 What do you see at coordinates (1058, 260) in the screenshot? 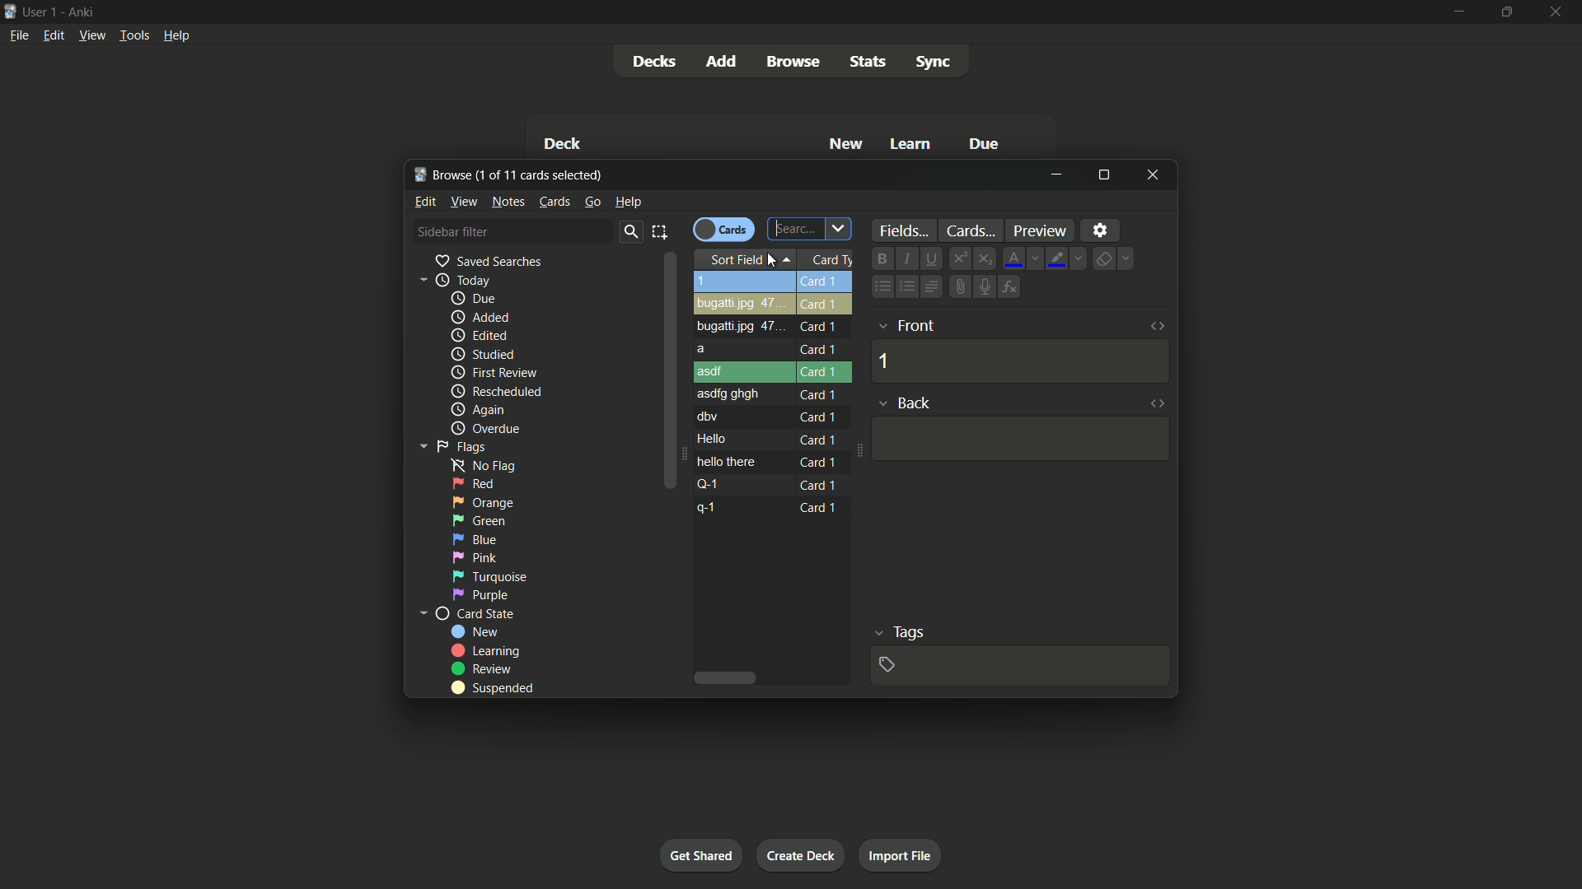
I see `text highlight` at bounding box center [1058, 260].